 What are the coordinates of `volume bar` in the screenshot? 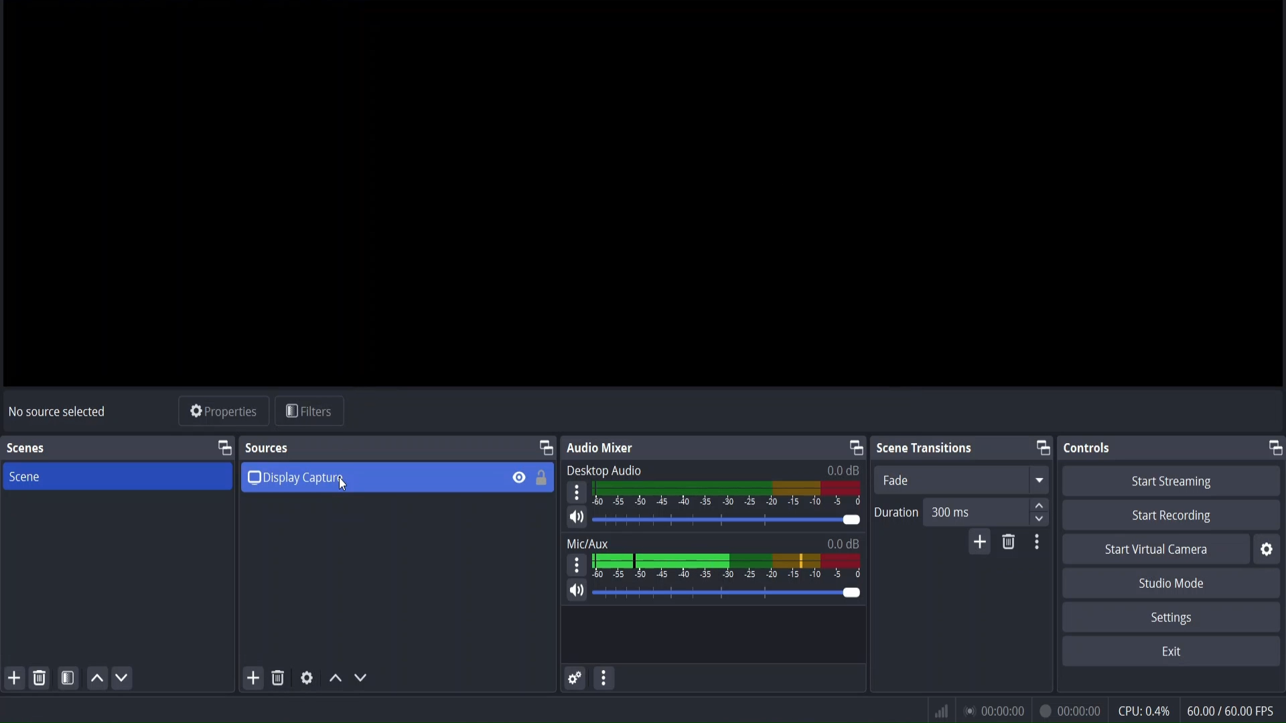 It's located at (729, 592).